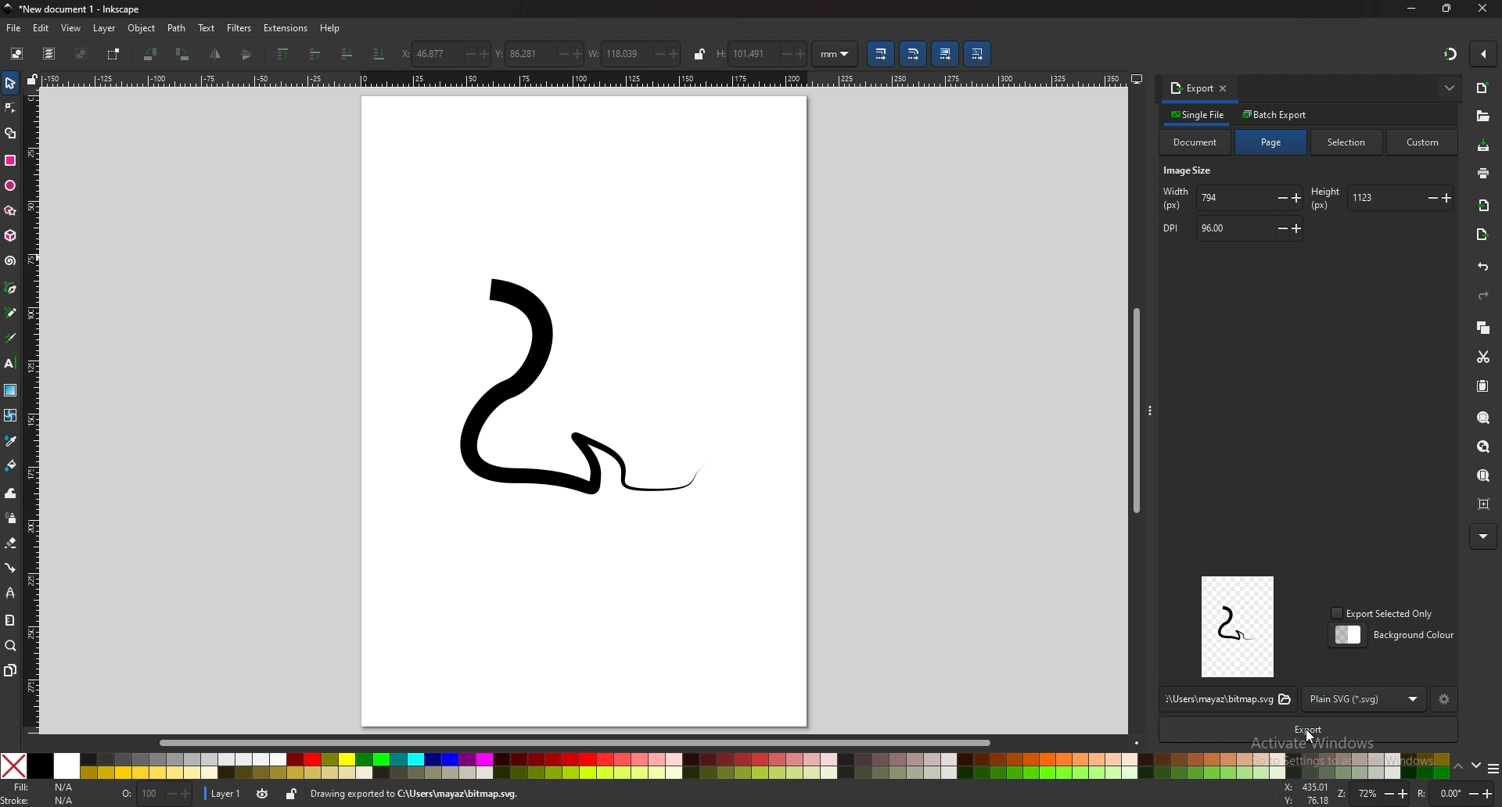 The image size is (1502, 807). I want to click on preview, so click(1238, 626).